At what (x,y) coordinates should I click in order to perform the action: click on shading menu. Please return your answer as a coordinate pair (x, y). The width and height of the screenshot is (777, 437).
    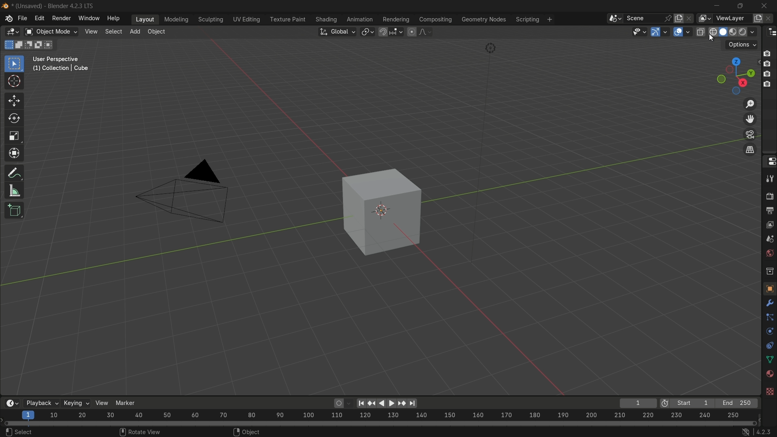
    Looking at the image, I should click on (324, 19).